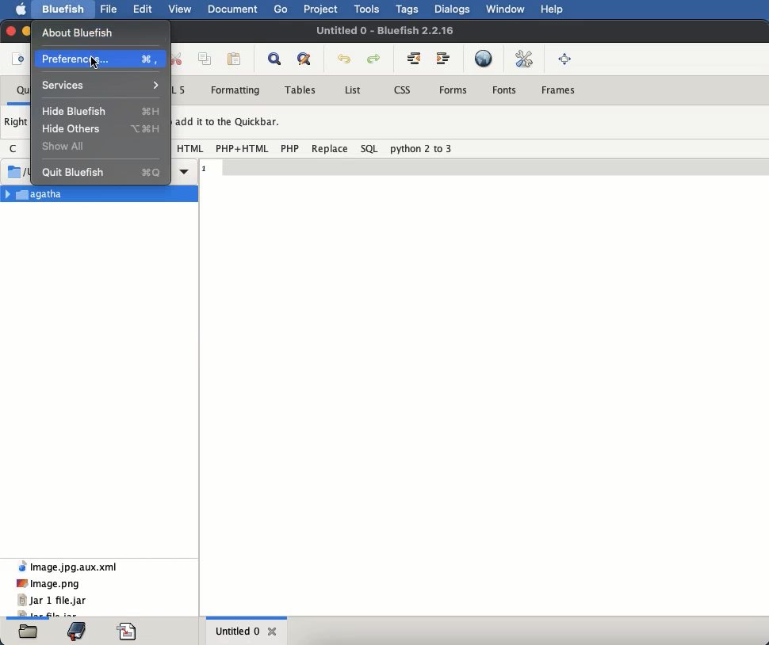 The image size is (769, 645). I want to click on formatting, so click(235, 90).